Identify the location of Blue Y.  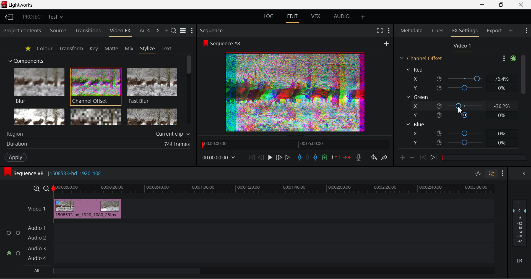
(461, 142).